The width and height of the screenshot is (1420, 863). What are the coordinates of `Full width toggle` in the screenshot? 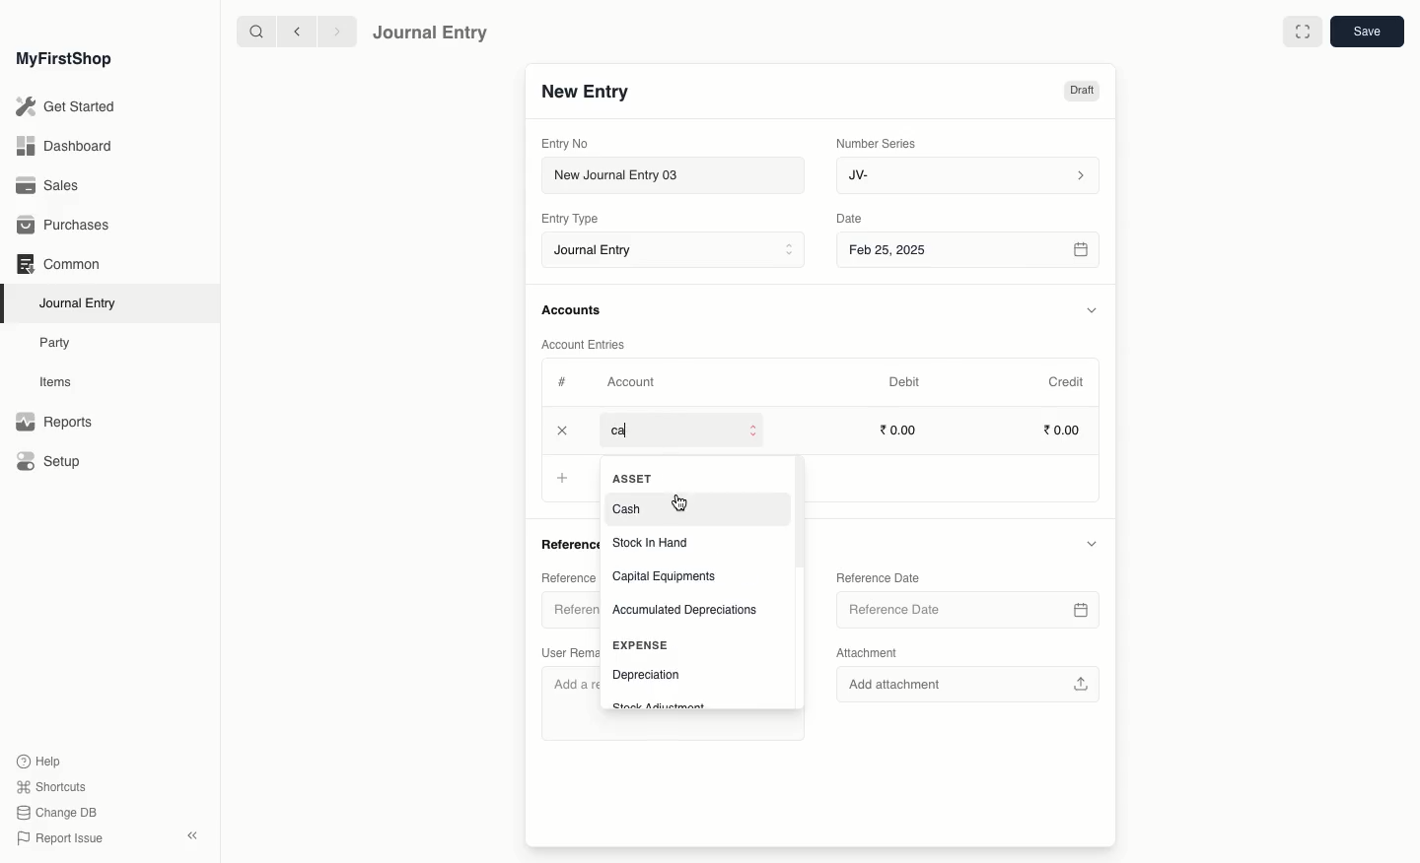 It's located at (1301, 33).